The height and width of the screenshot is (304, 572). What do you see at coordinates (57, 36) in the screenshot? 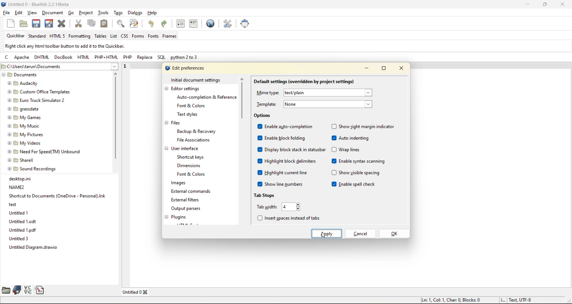
I see `html 5` at bounding box center [57, 36].